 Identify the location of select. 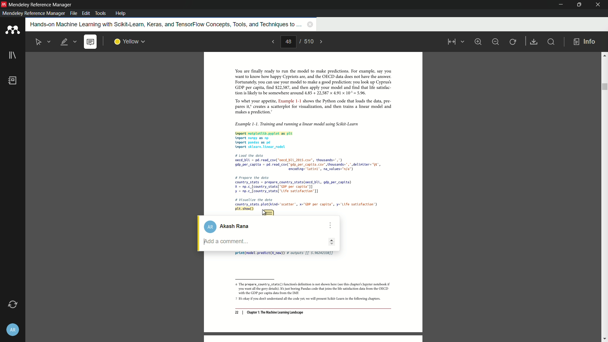
(39, 42).